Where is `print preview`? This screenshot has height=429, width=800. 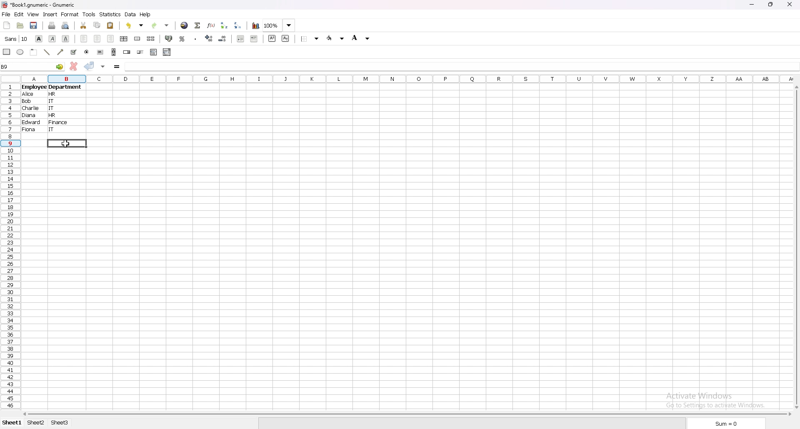 print preview is located at coordinates (66, 25).